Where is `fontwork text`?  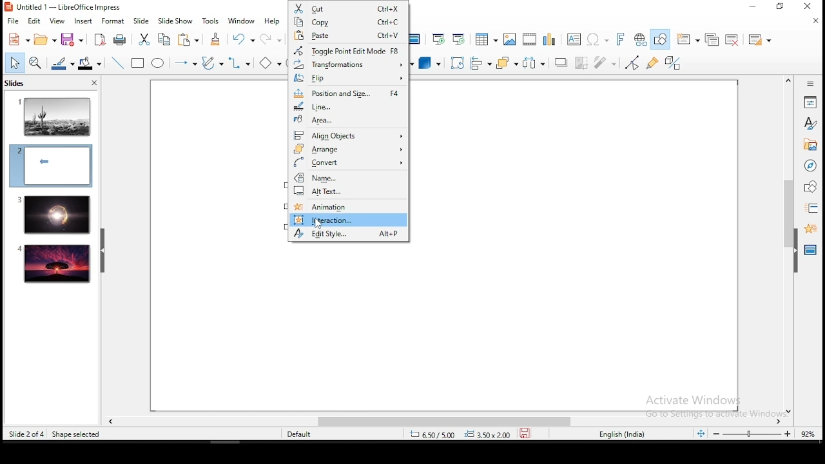
fontwork text is located at coordinates (619, 40).